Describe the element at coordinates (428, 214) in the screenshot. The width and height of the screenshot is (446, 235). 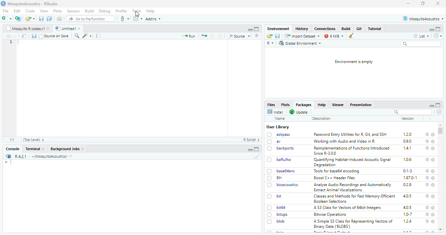
I see `web` at that location.